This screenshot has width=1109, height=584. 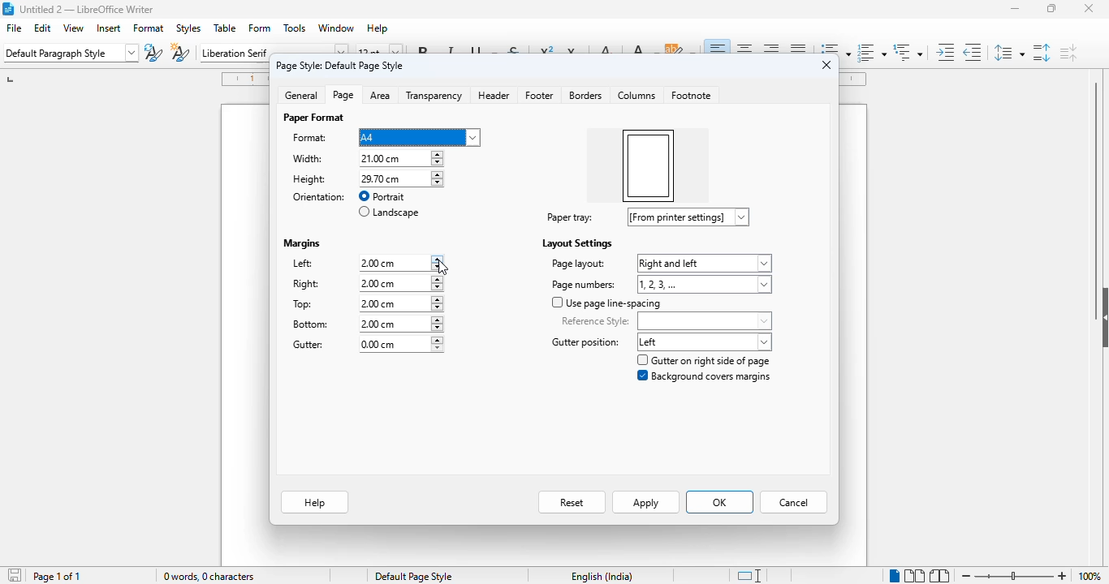 I want to click on format, so click(x=310, y=140).